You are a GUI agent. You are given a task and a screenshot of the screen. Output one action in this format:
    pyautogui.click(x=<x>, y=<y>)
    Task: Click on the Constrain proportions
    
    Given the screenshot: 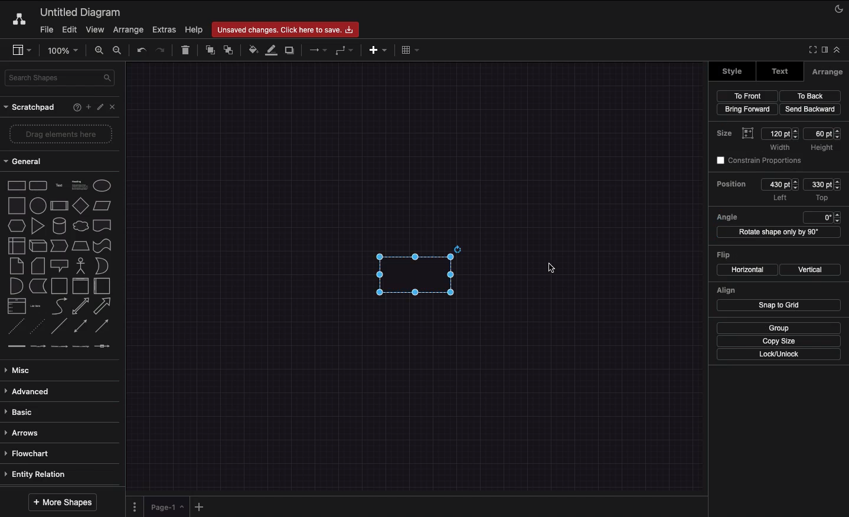 What is the action you would take?
    pyautogui.click(x=762, y=162)
    